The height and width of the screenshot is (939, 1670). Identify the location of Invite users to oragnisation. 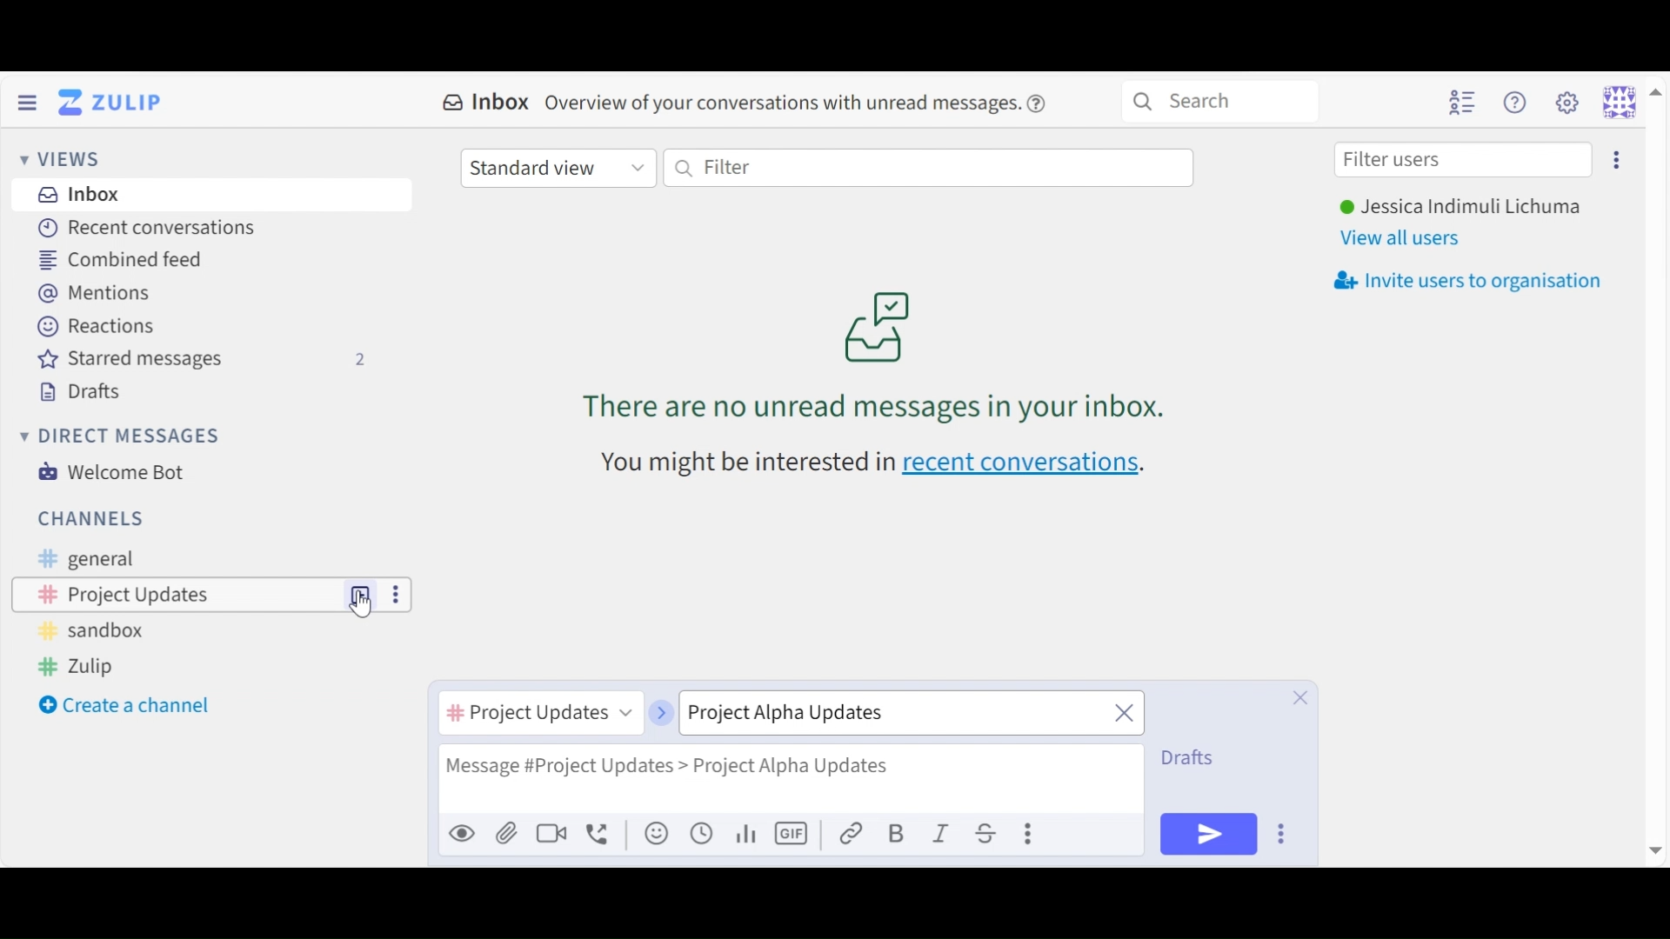
(1476, 281).